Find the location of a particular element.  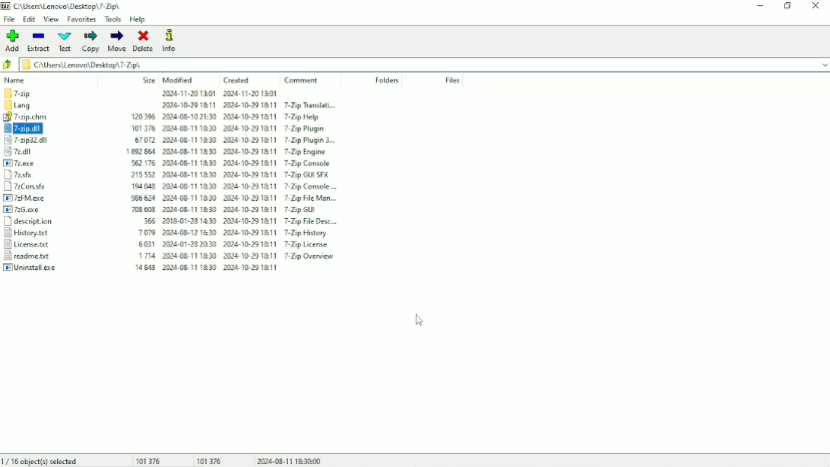

705008 2024-08-717230 Z024-70-237211 T-Zpoul is located at coordinates (236, 211).